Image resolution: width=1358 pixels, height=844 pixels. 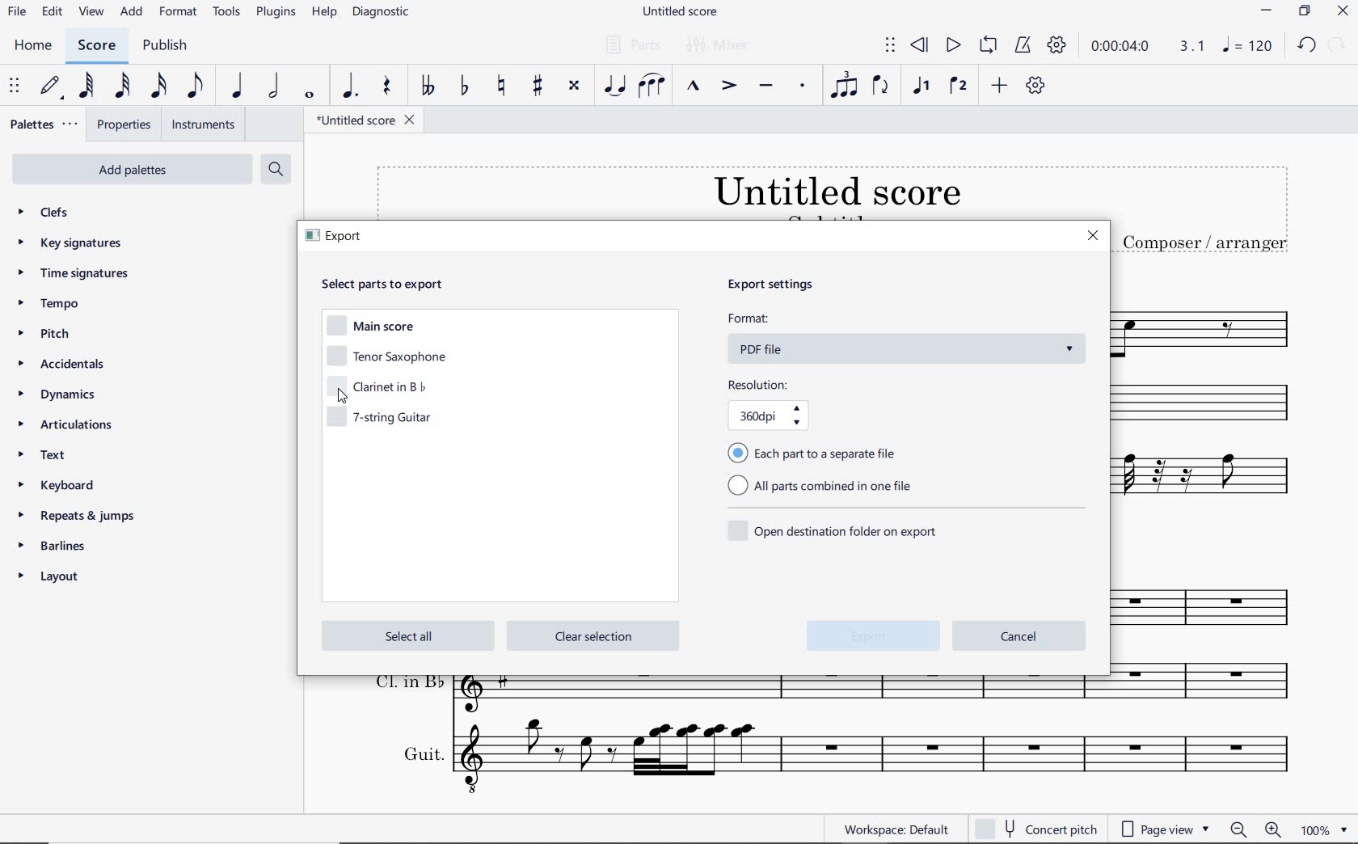 What do you see at coordinates (1343, 11) in the screenshot?
I see `CLOSE` at bounding box center [1343, 11].